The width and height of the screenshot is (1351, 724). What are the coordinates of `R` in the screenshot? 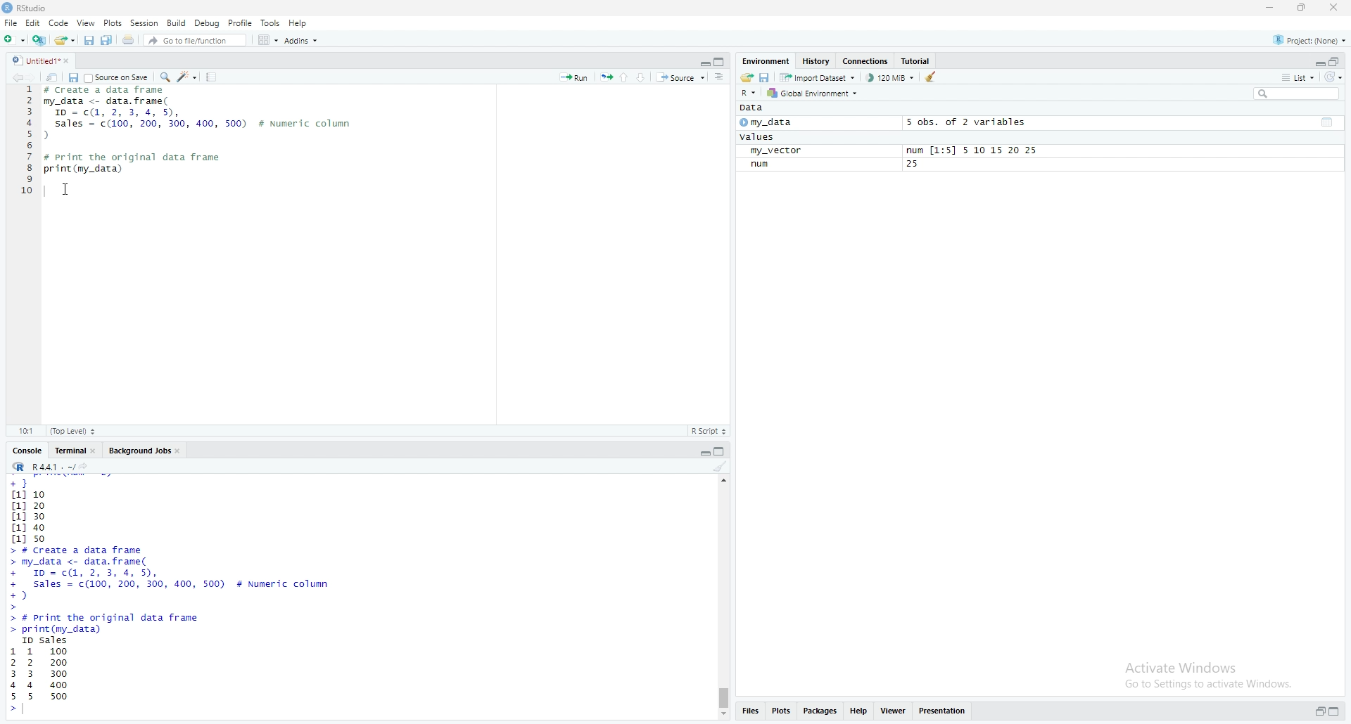 It's located at (18, 467).